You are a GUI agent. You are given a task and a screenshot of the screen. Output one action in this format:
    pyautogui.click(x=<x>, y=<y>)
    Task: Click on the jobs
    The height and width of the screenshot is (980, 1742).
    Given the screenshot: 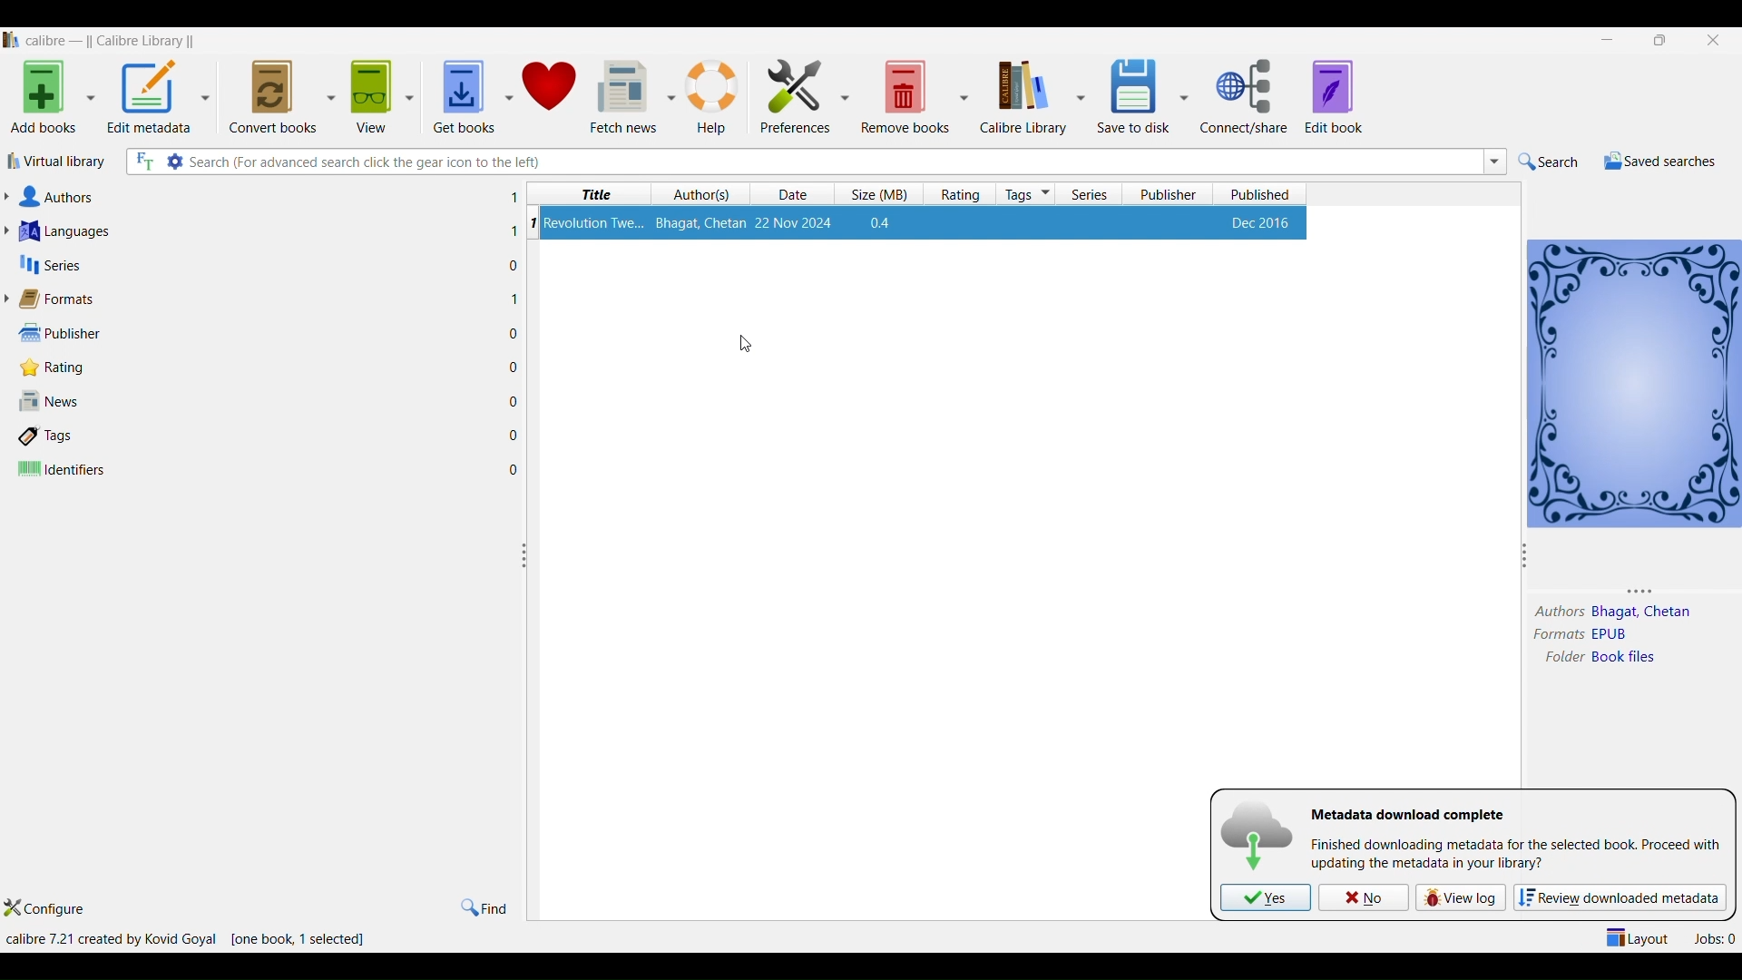 What is the action you would take?
    pyautogui.click(x=1710, y=937)
    